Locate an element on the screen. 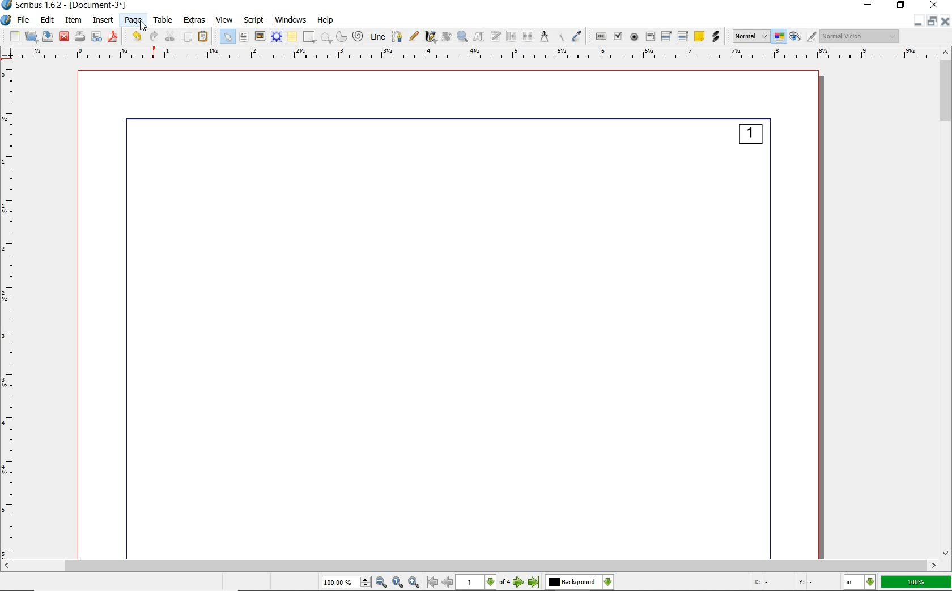 The width and height of the screenshot is (952, 591). save is located at coordinates (46, 36).